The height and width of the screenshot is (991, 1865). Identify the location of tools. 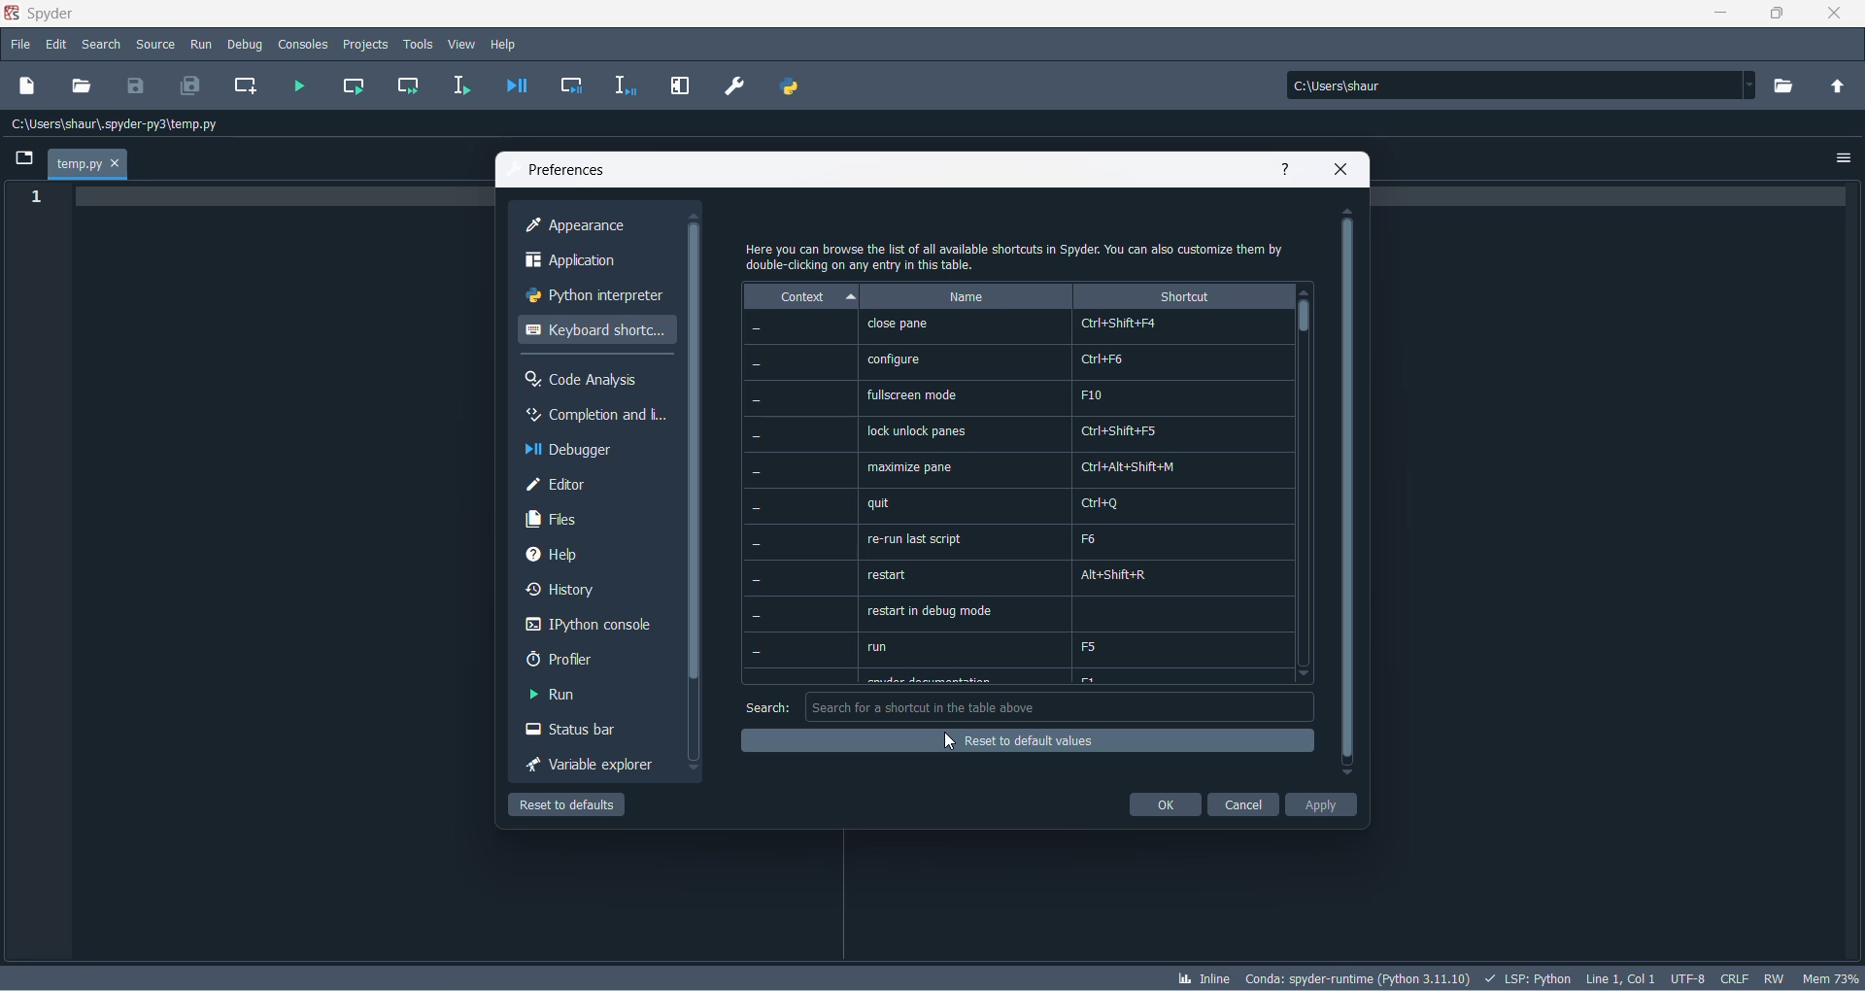
(418, 44).